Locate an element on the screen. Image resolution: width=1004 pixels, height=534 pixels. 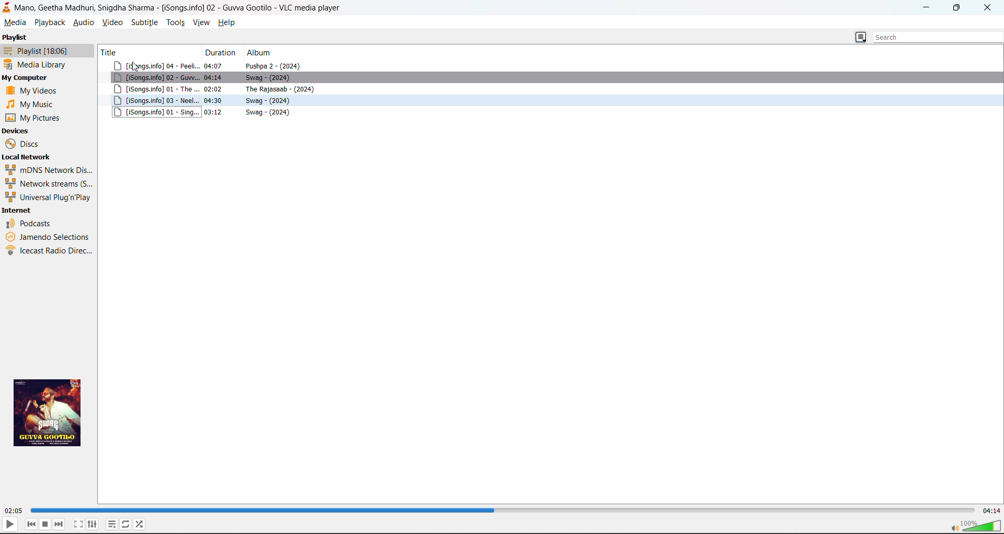
tools is located at coordinates (176, 22).